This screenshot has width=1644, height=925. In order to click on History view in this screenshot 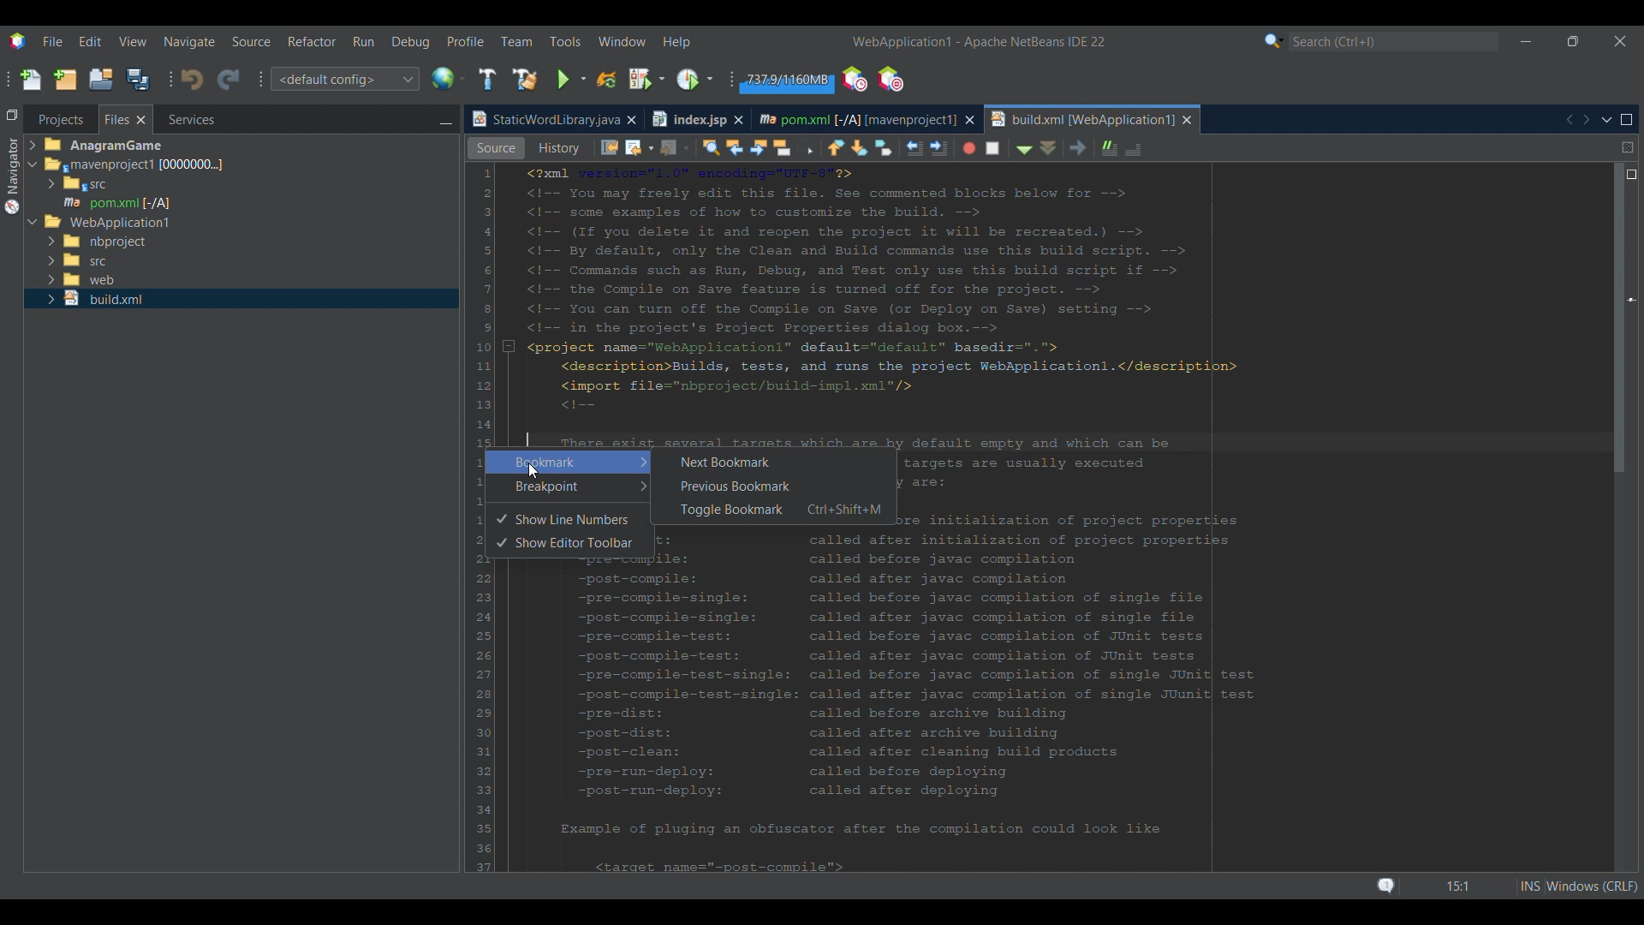, I will do `click(705, 146)`.